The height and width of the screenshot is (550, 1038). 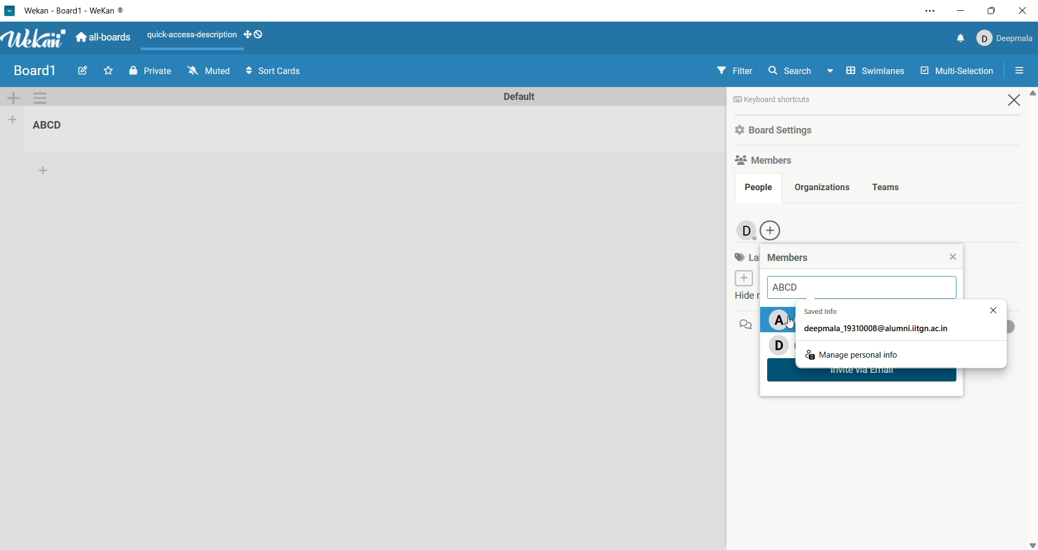 I want to click on cursor, so click(x=793, y=327).